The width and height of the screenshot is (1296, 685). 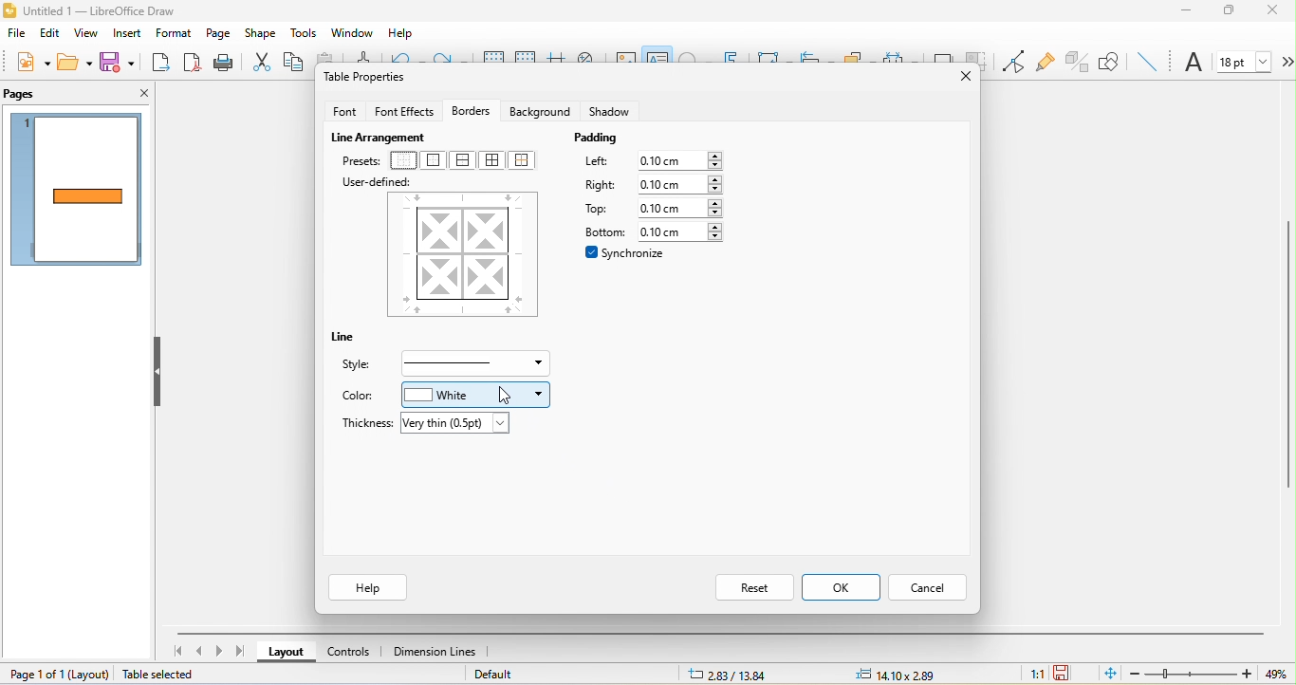 What do you see at coordinates (159, 375) in the screenshot?
I see `hide` at bounding box center [159, 375].